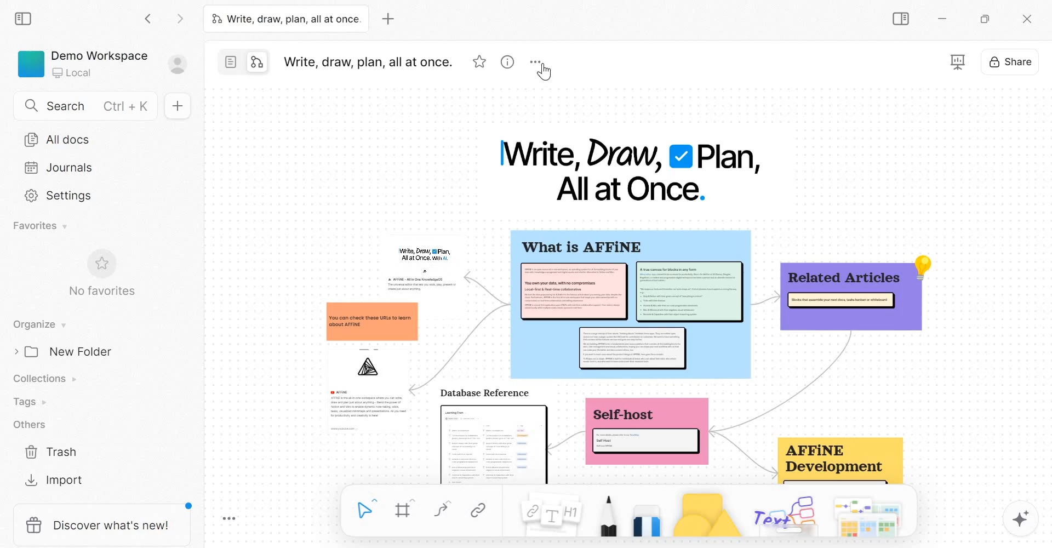 This screenshot has width=1052, height=548. I want to click on others, so click(786, 515).